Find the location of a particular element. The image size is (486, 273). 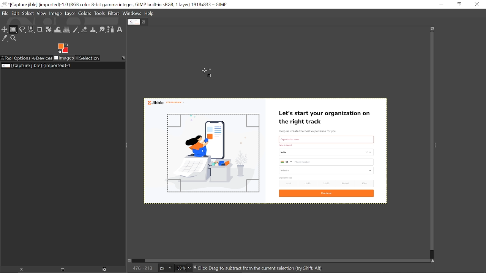

Minimize is located at coordinates (441, 5).